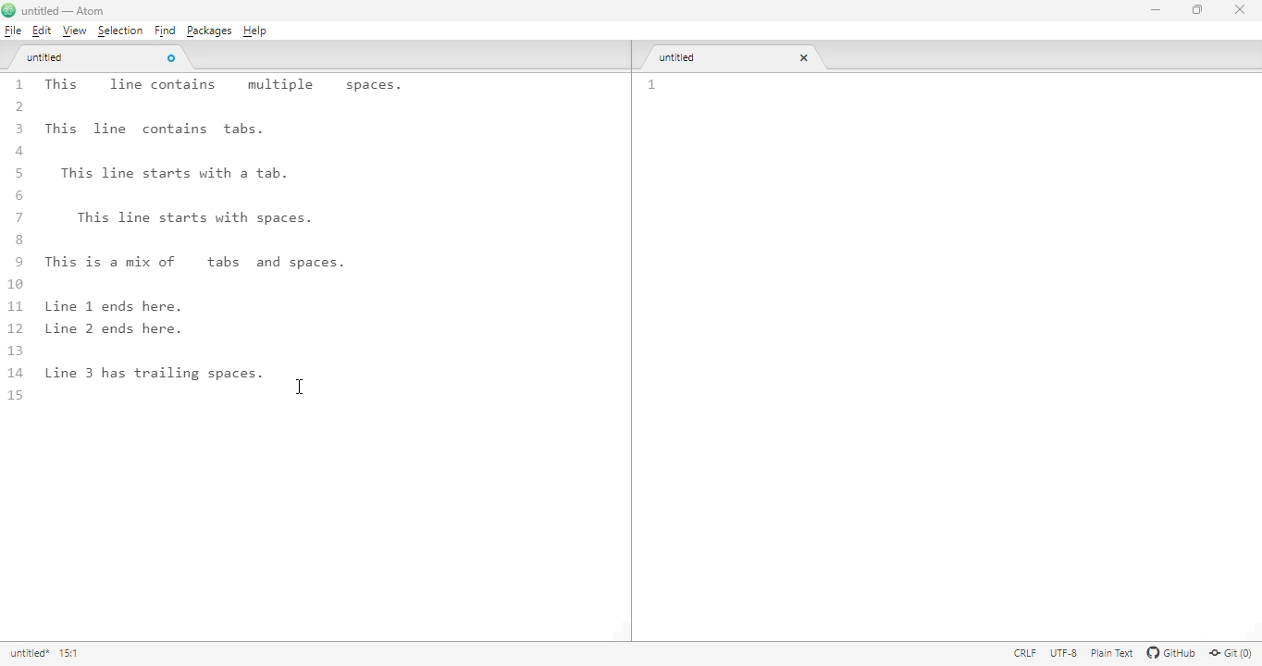 This screenshot has height=666, width=1262. Describe the element at coordinates (1063, 653) in the screenshot. I see `UTF-8` at that location.